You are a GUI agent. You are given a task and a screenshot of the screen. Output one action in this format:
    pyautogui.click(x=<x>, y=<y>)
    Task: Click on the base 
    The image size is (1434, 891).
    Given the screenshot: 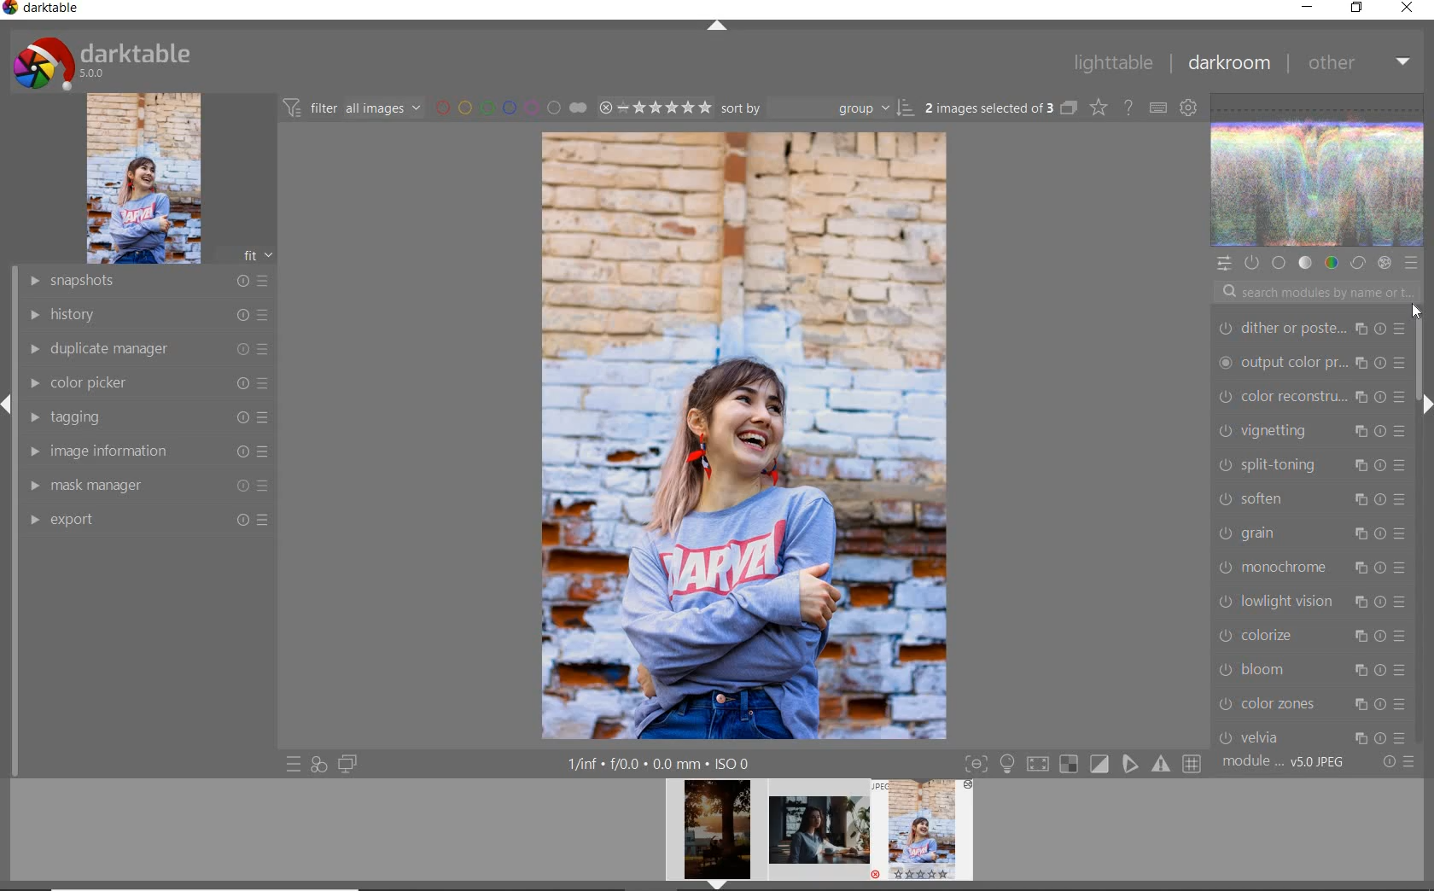 What is the action you would take?
    pyautogui.click(x=1280, y=264)
    